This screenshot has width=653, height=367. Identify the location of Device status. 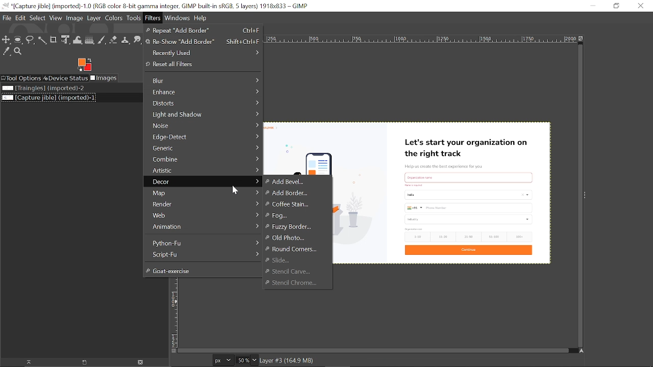
(66, 77).